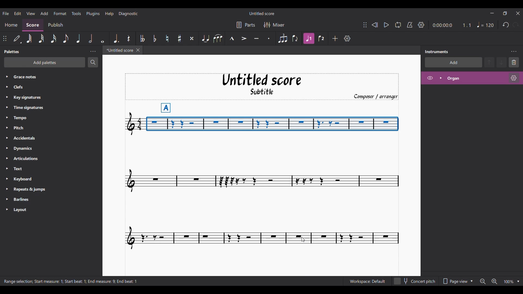 The height and width of the screenshot is (294, 523). What do you see at coordinates (155, 38) in the screenshot?
I see `Toggle flat` at bounding box center [155, 38].